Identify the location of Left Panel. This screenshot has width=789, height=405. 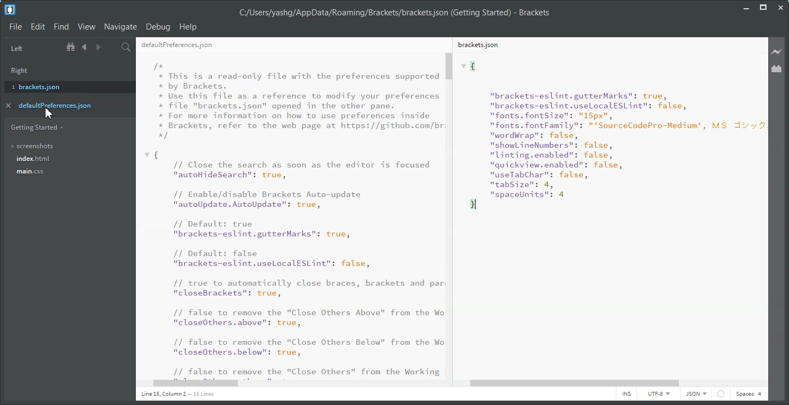
(16, 49).